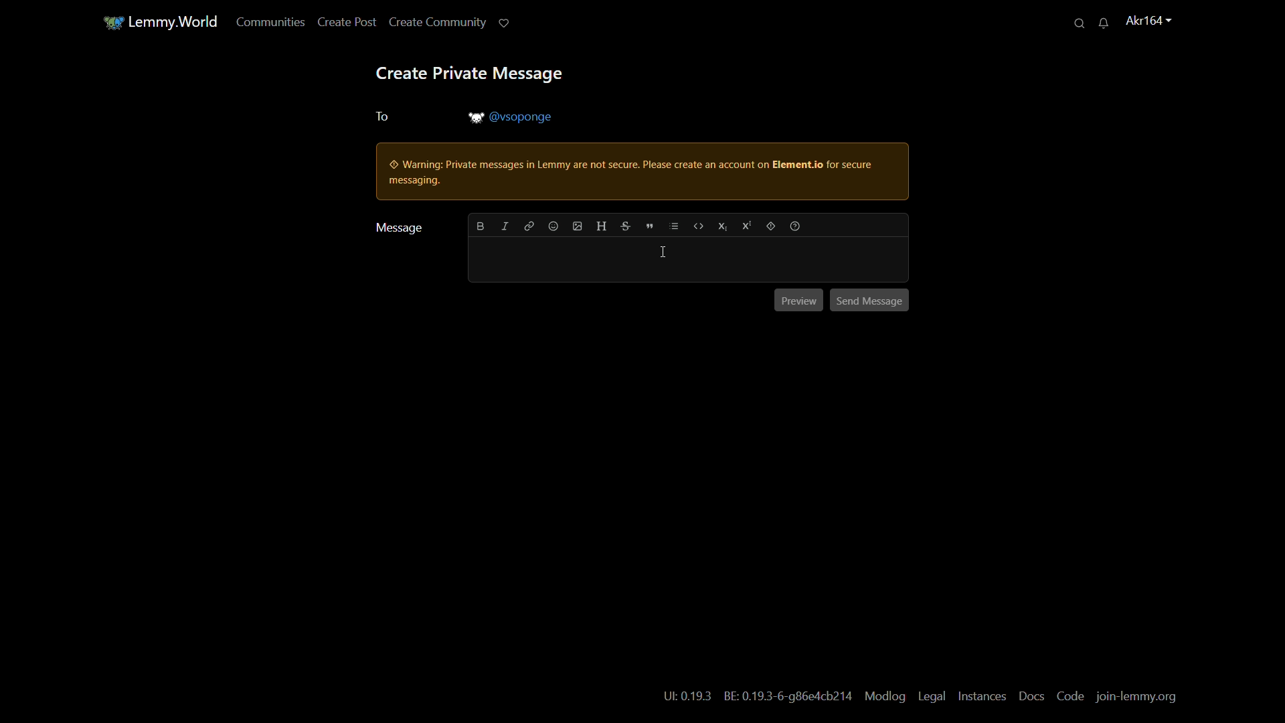 The image size is (1285, 723). What do you see at coordinates (555, 262) in the screenshot?
I see `message bar` at bounding box center [555, 262].